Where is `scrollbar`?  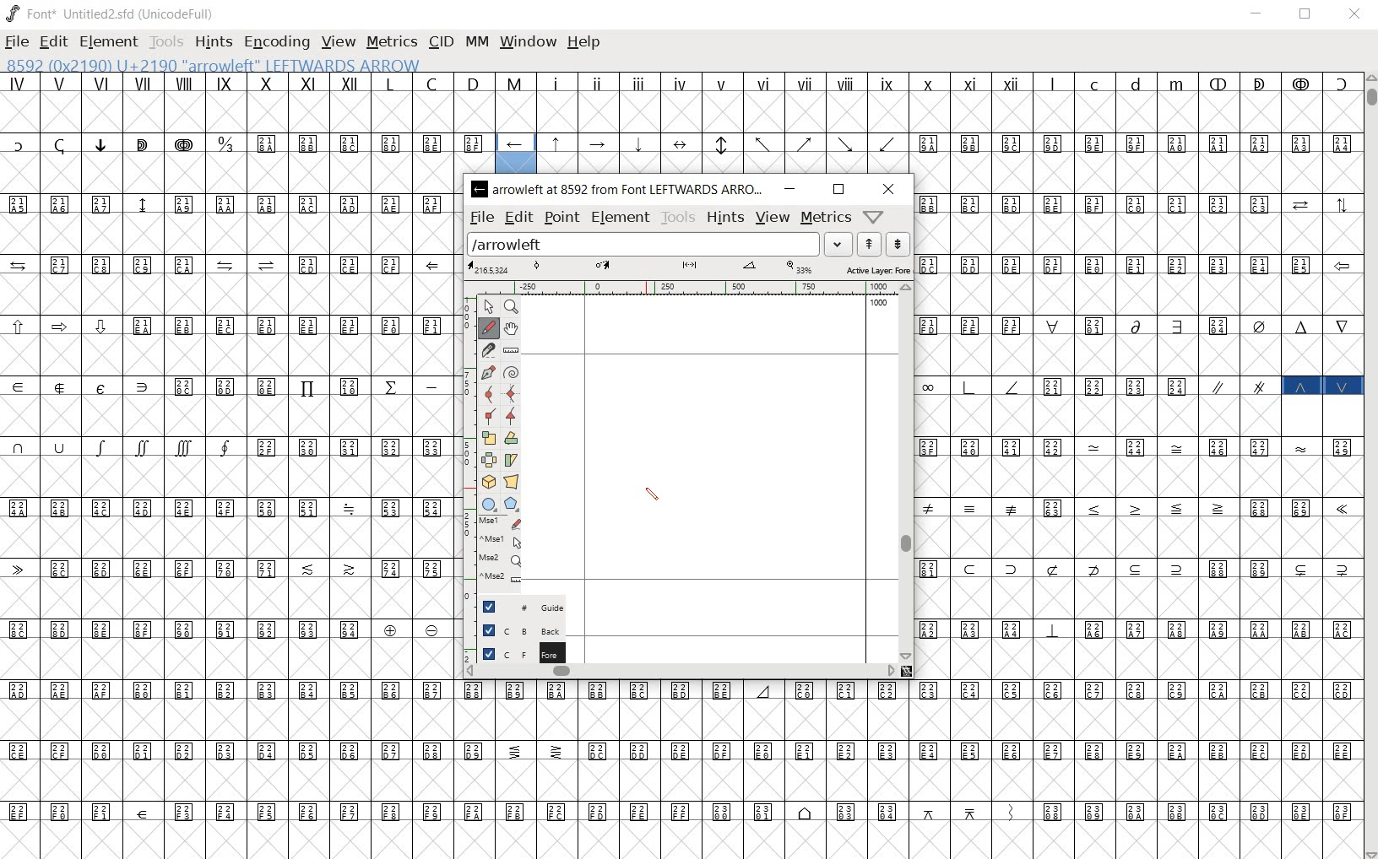
scrollbar is located at coordinates (1370, 466).